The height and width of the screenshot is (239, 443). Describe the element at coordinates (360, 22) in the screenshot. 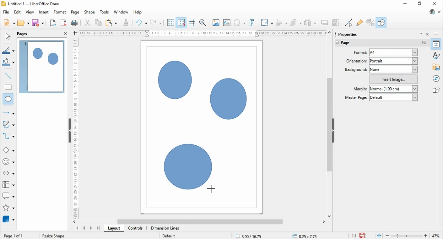

I see `show glue point functions` at that location.